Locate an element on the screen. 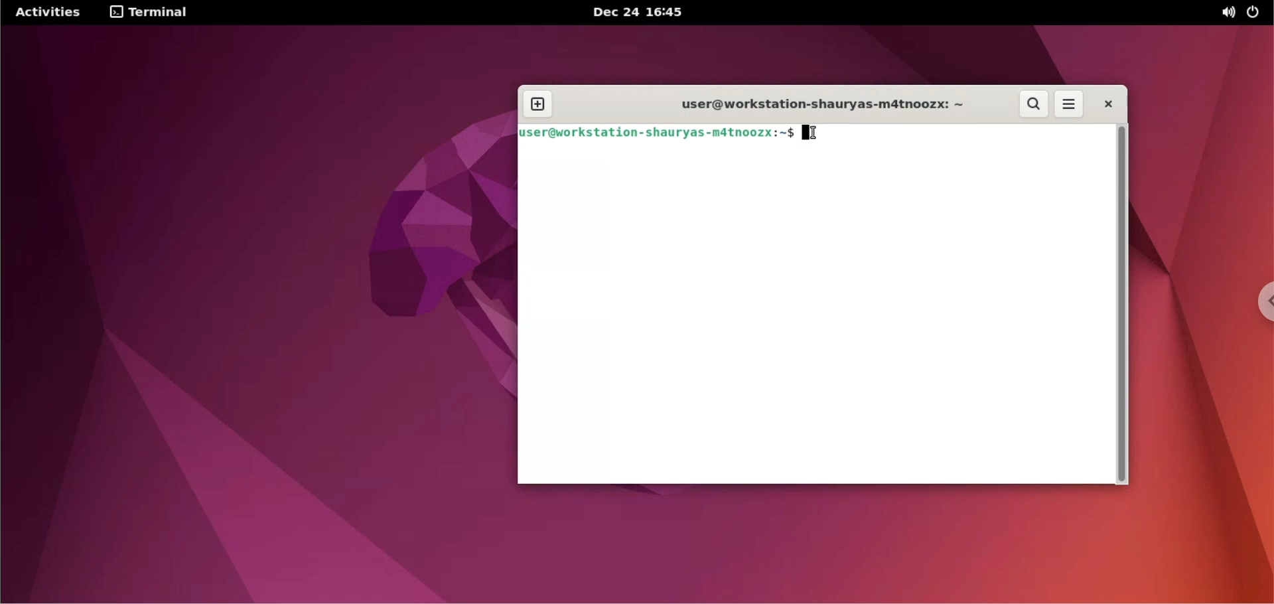 The height and width of the screenshot is (604, 1274). terminal code input box is located at coordinates (814, 316).